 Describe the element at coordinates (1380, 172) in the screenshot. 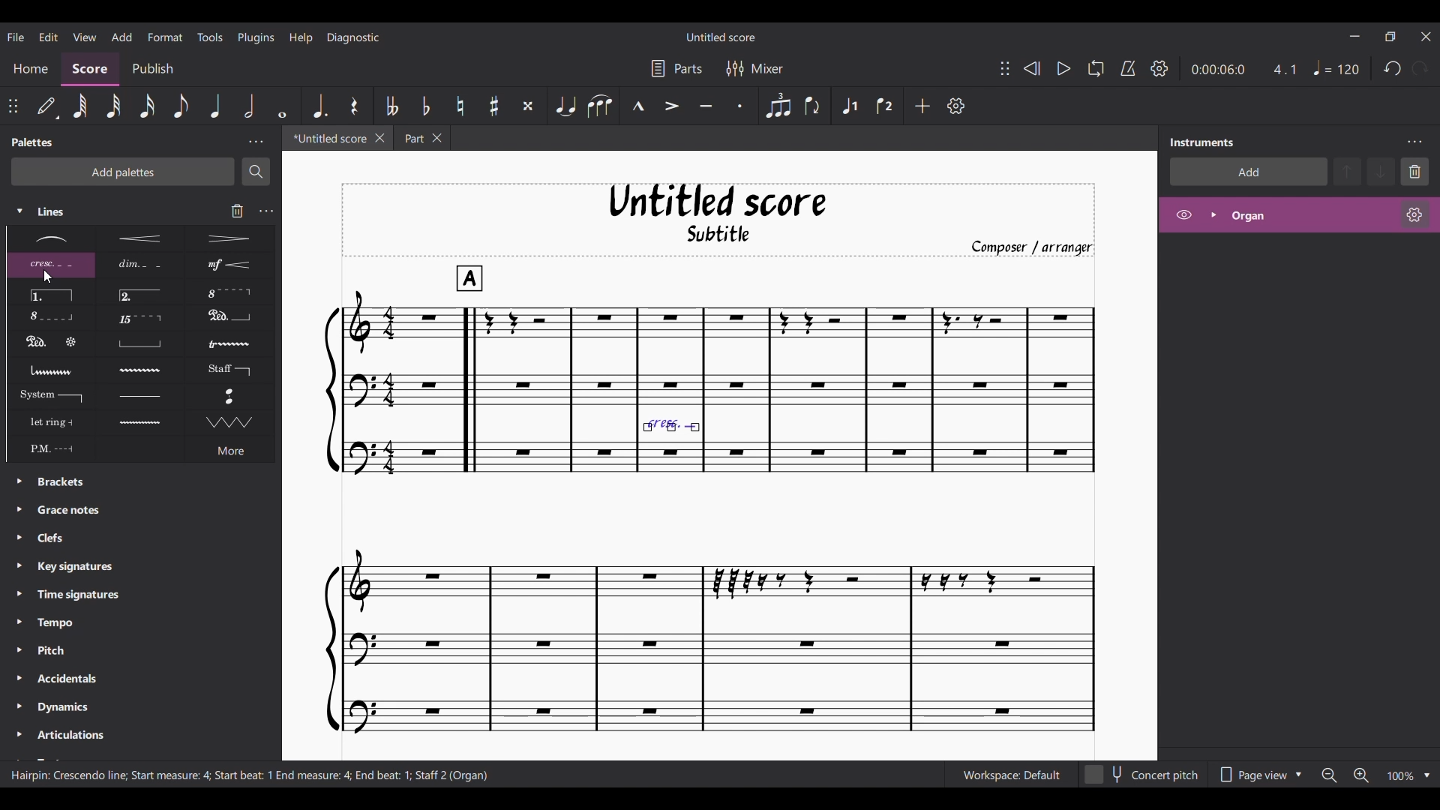

I see `Move down` at that location.